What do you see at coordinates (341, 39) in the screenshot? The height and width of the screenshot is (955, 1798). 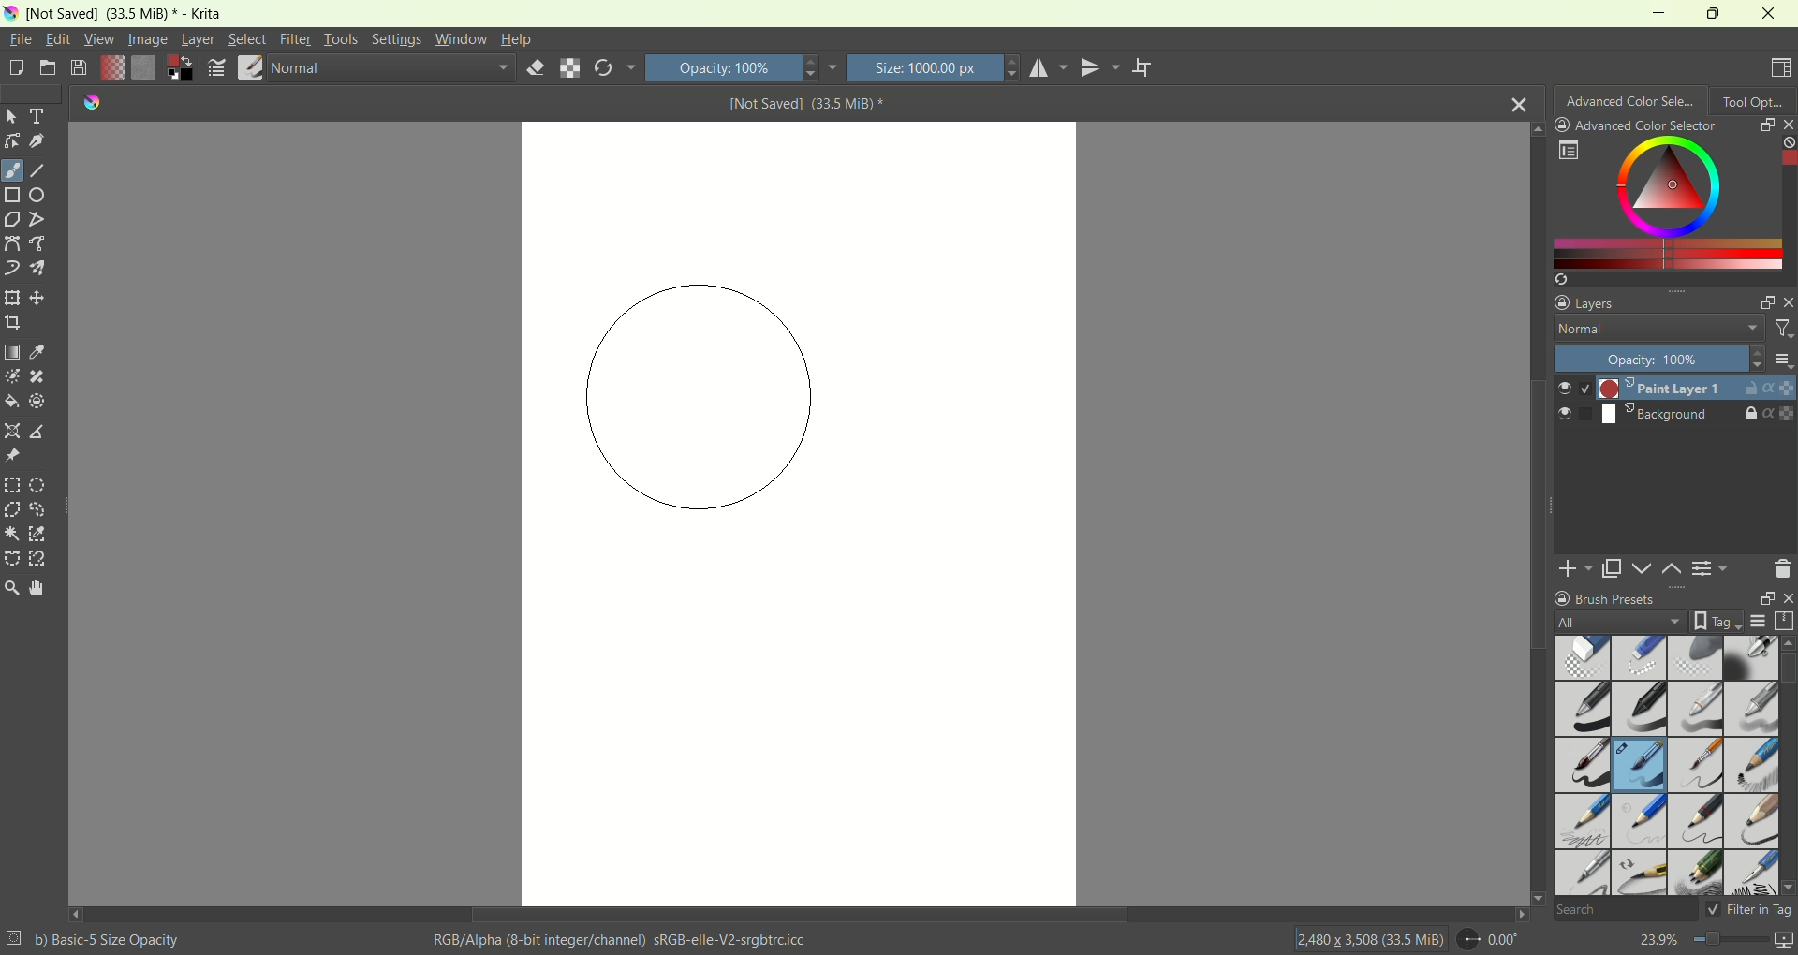 I see `tools` at bounding box center [341, 39].